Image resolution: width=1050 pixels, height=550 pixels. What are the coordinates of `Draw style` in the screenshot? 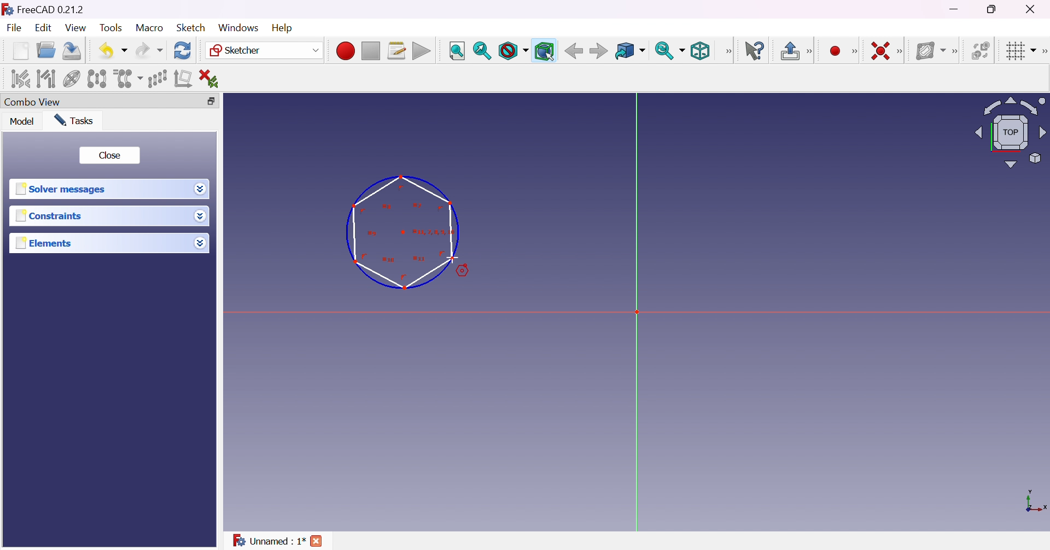 It's located at (512, 51).